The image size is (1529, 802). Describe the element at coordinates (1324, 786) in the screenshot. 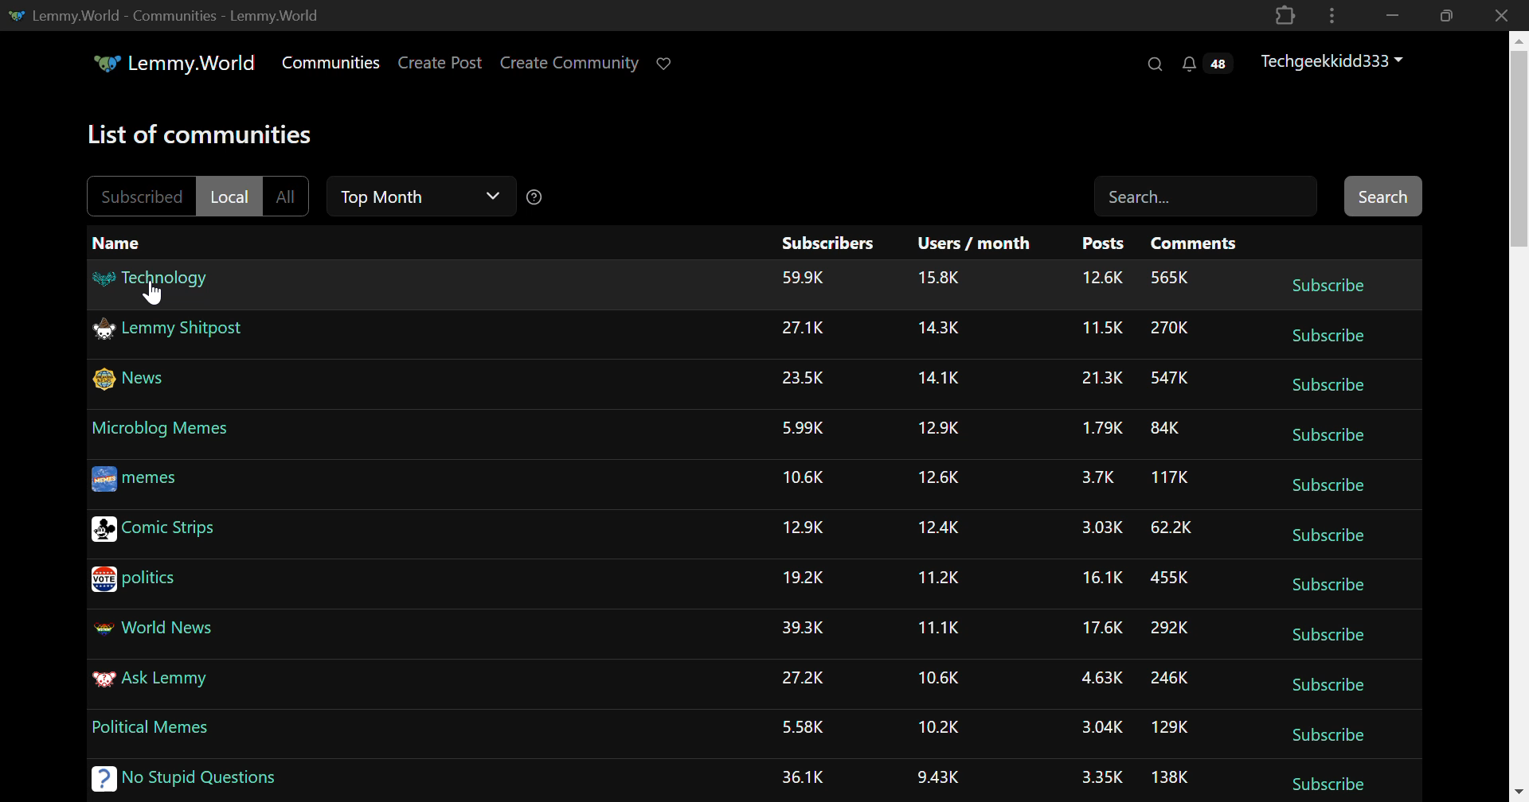

I see `Subscribe` at that location.